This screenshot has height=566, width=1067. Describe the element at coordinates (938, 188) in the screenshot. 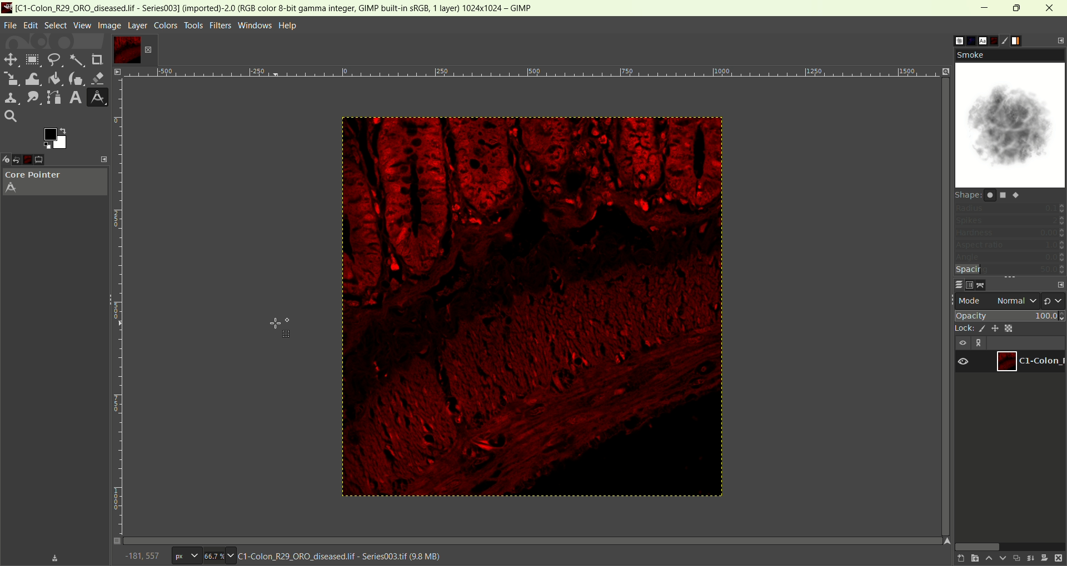

I see `vertical scroll bar` at that location.